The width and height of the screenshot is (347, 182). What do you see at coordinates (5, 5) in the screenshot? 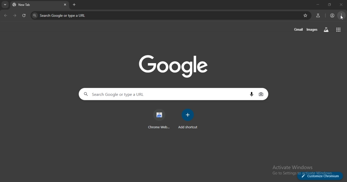
I see `search tabs` at bounding box center [5, 5].